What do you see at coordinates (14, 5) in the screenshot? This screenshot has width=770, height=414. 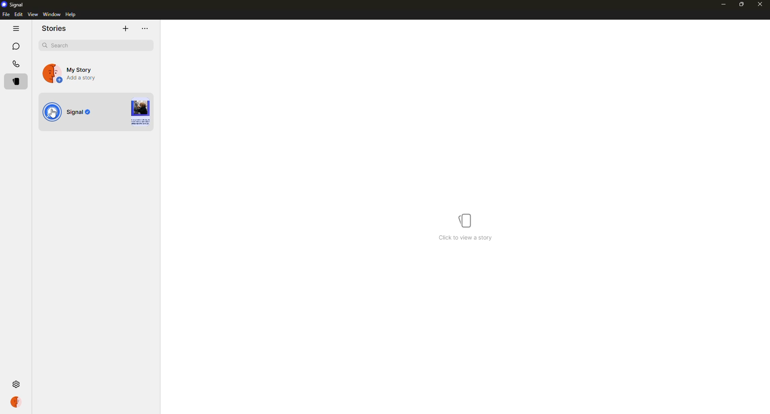 I see `signal` at bounding box center [14, 5].